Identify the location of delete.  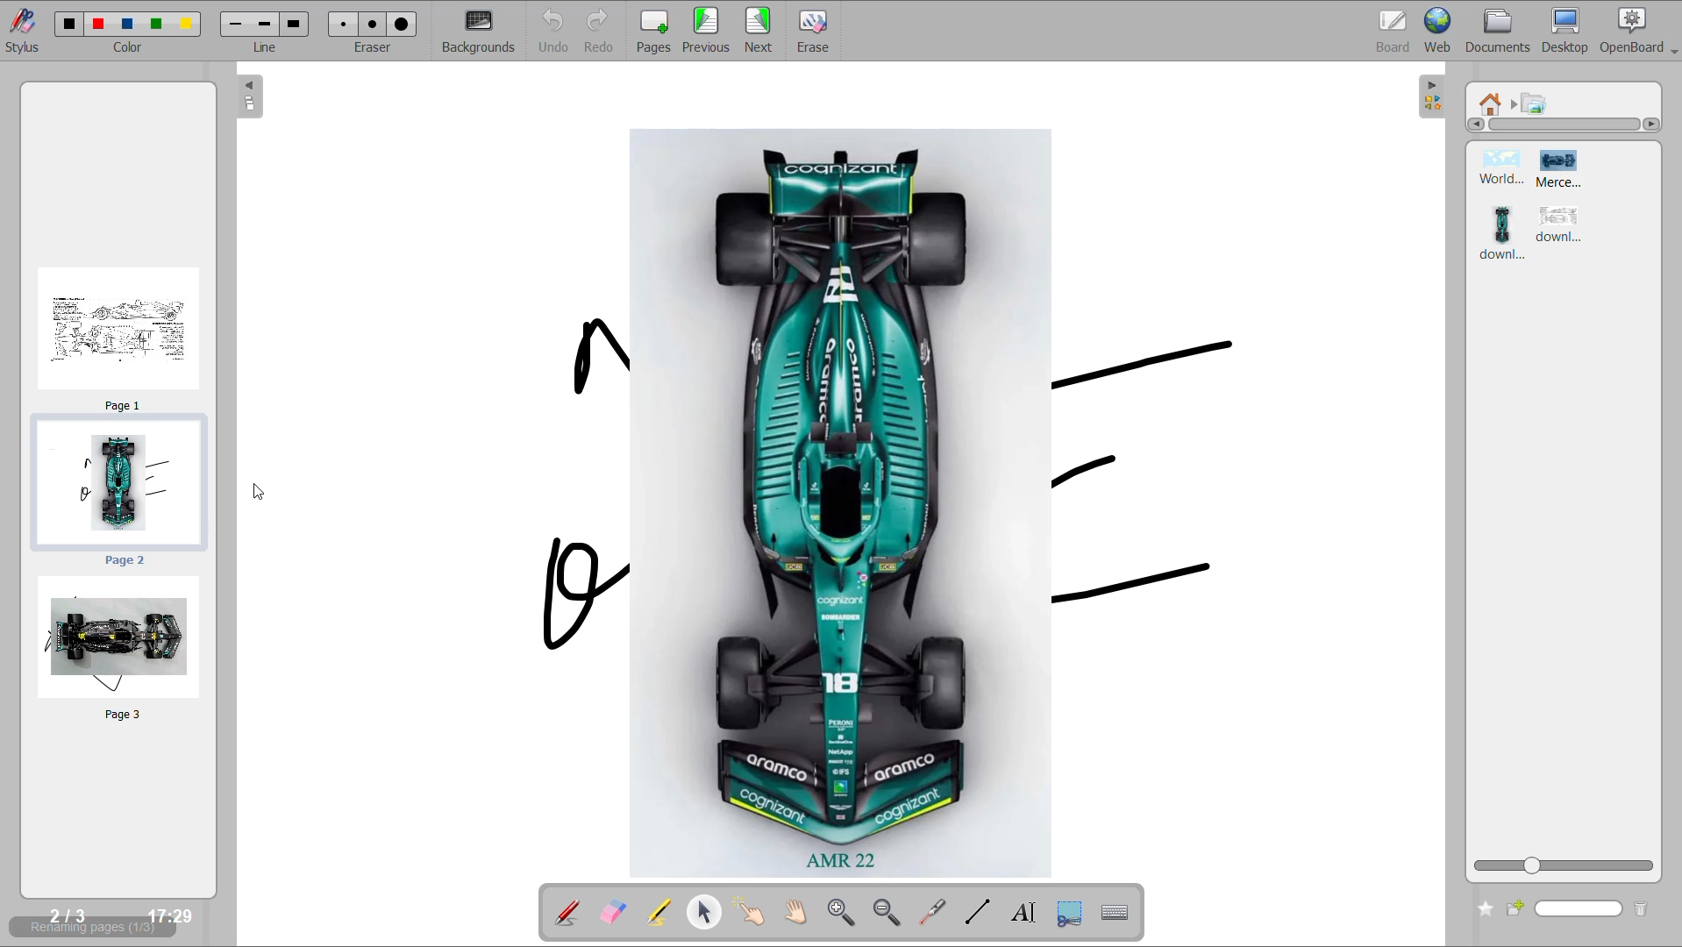
(1643, 908).